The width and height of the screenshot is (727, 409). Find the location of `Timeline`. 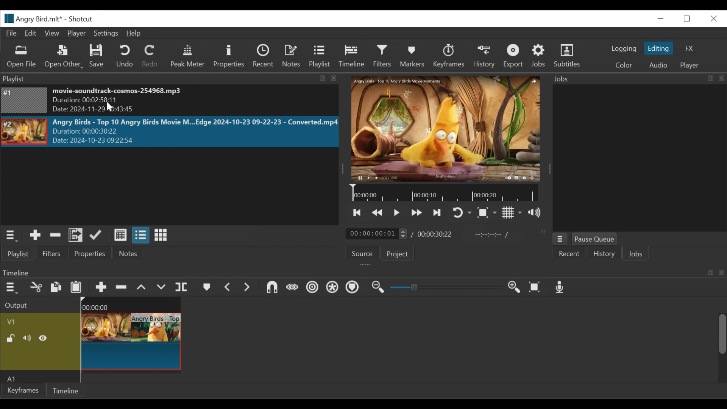

Timeline is located at coordinates (351, 56).